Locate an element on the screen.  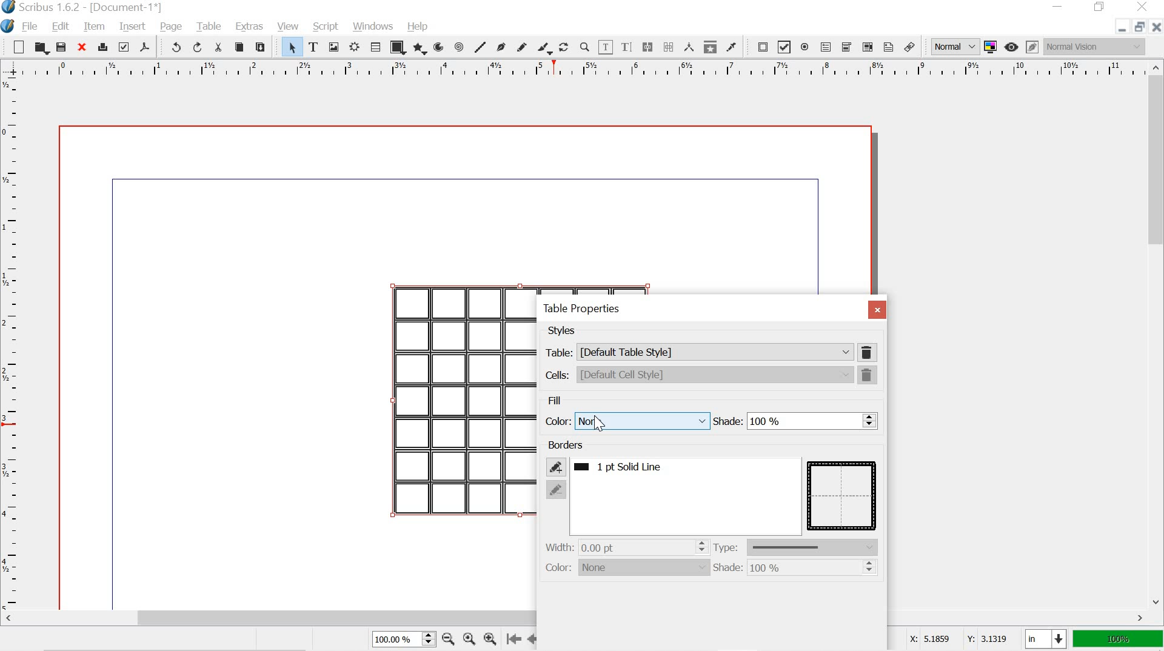
view is located at coordinates (289, 27).